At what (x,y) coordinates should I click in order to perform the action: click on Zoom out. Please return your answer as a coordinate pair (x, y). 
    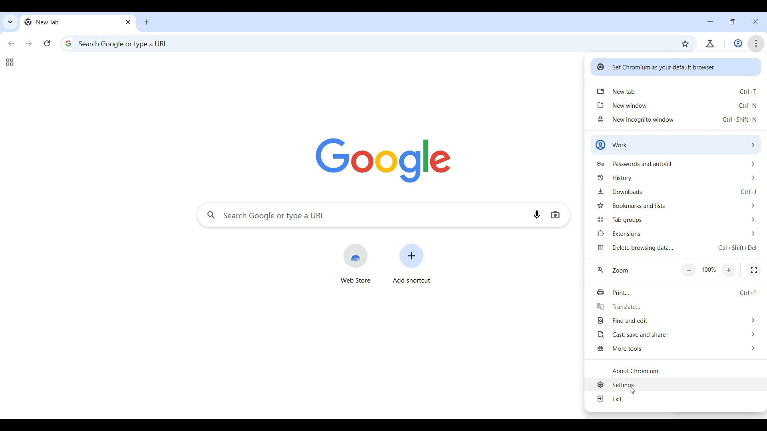
    Looking at the image, I should click on (689, 271).